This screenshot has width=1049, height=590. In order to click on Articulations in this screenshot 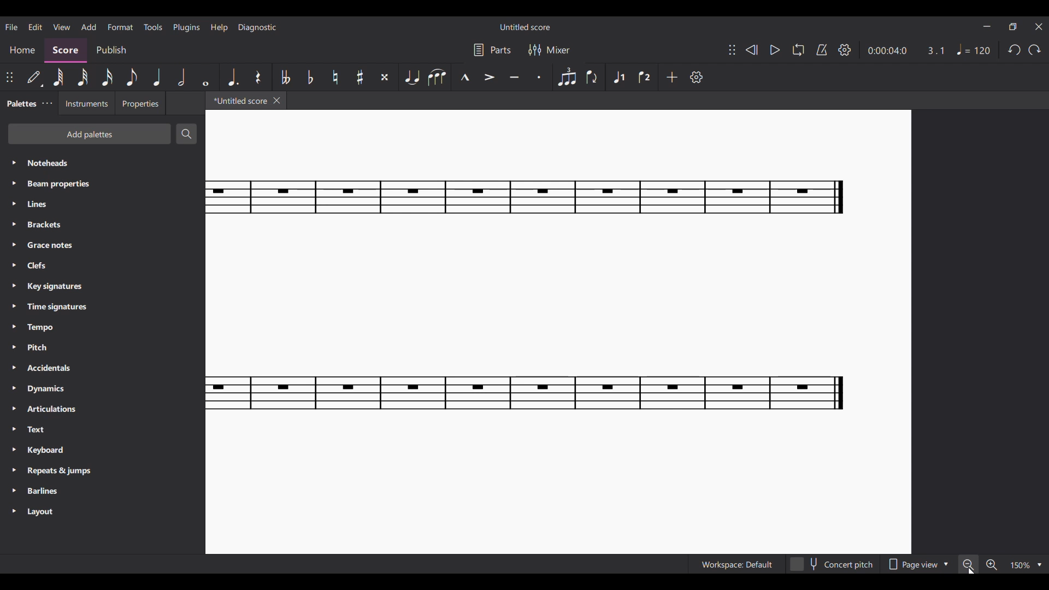, I will do `click(102, 409)`.